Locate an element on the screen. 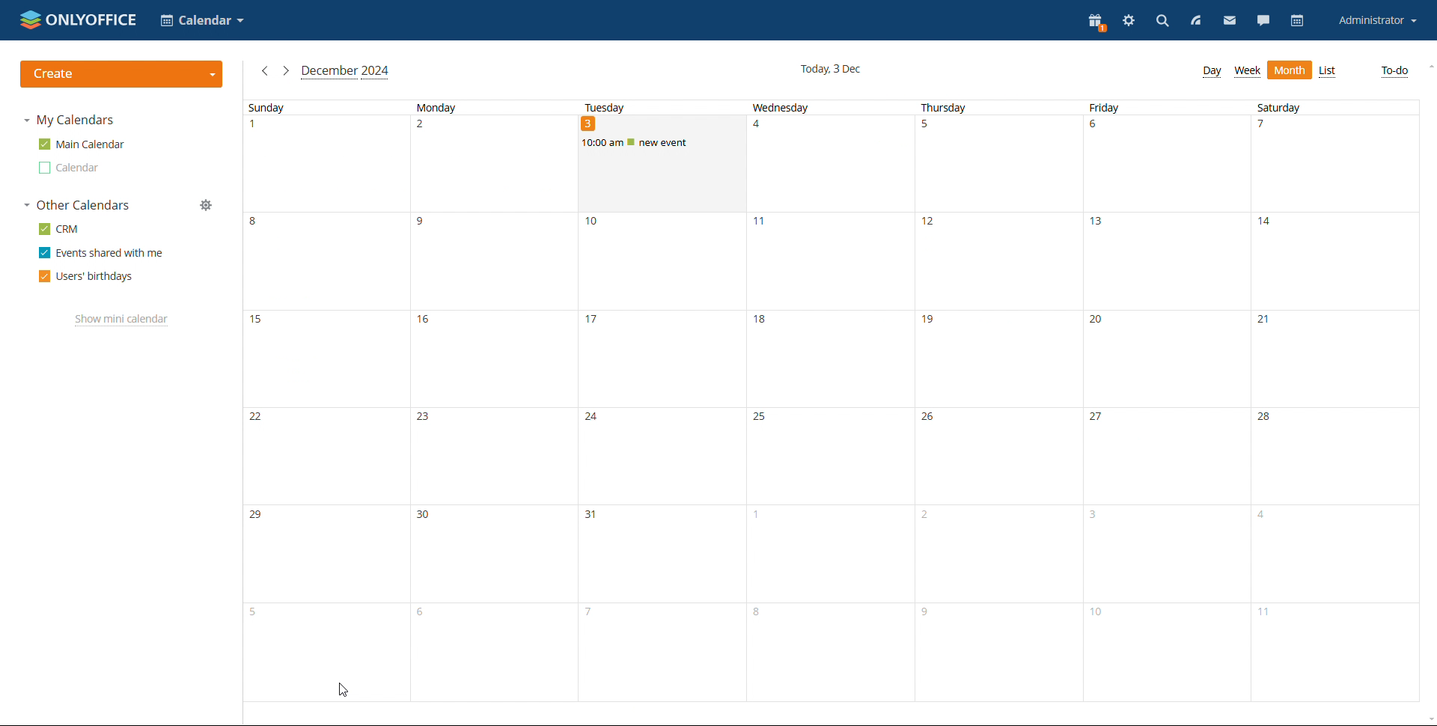  current month is located at coordinates (346, 73).